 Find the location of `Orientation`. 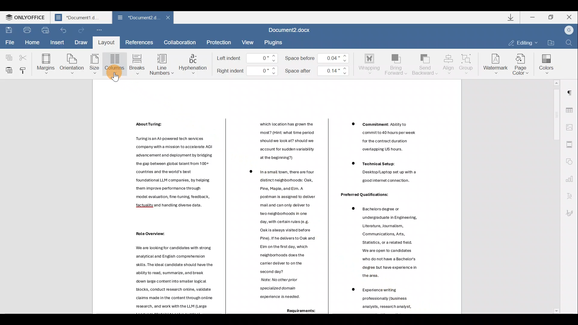

Orientation is located at coordinates (72, 63).